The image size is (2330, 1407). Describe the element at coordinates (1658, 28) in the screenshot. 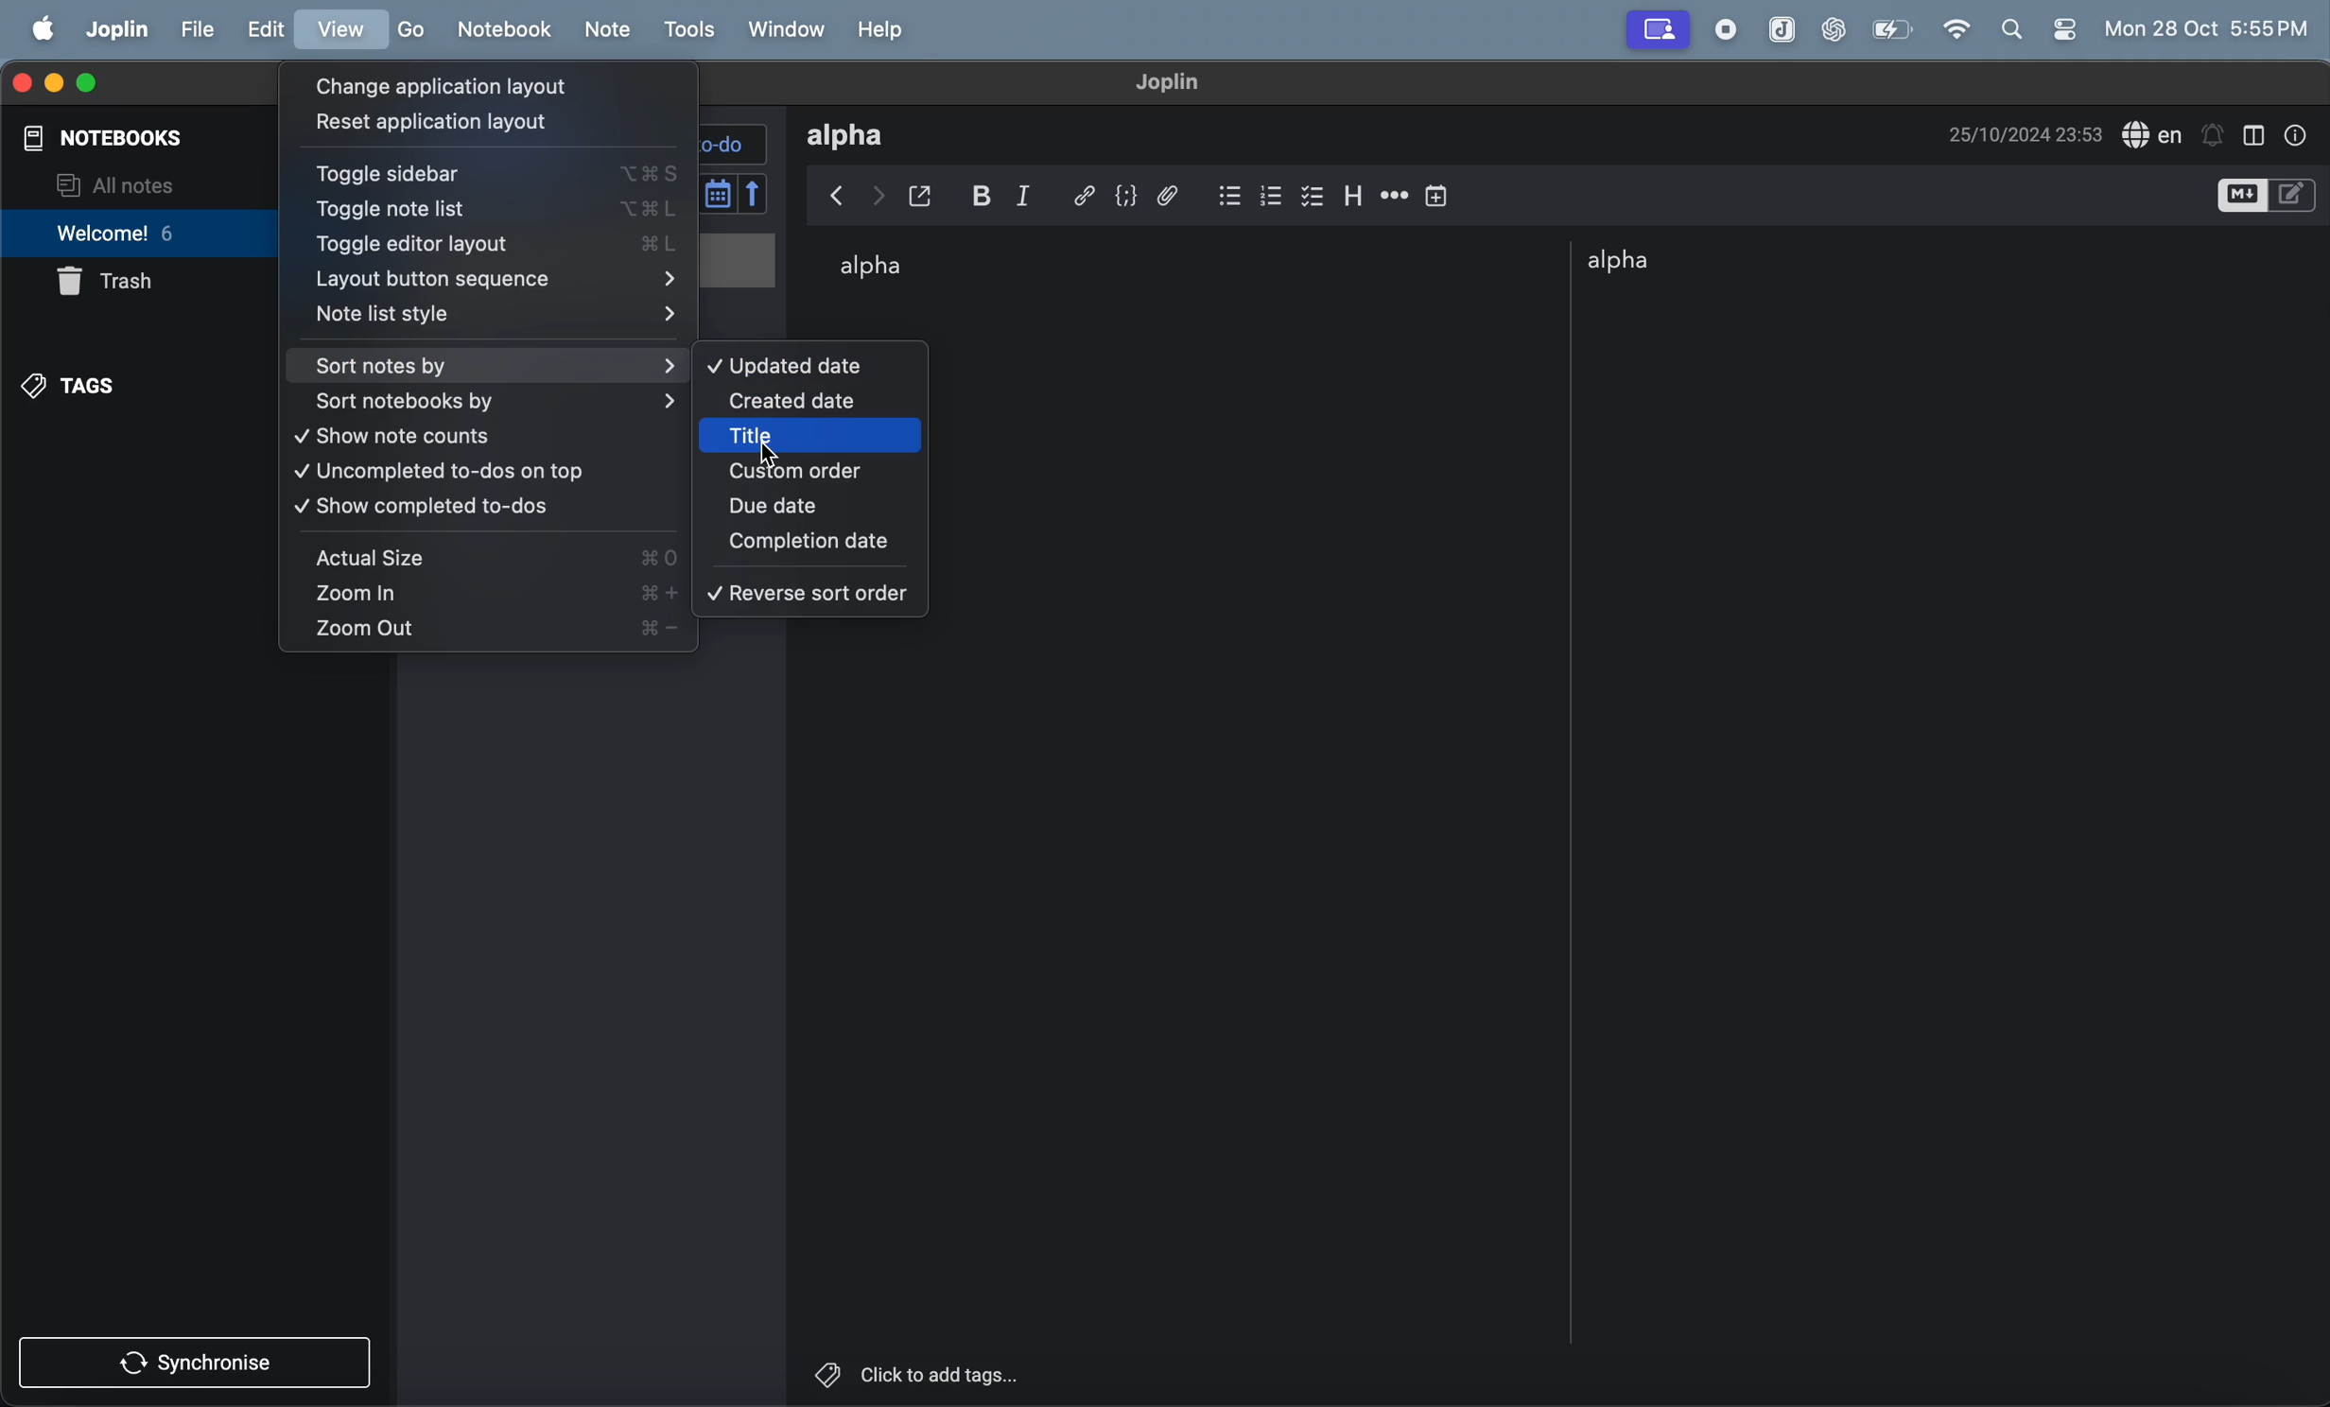

I see `web` at that location.